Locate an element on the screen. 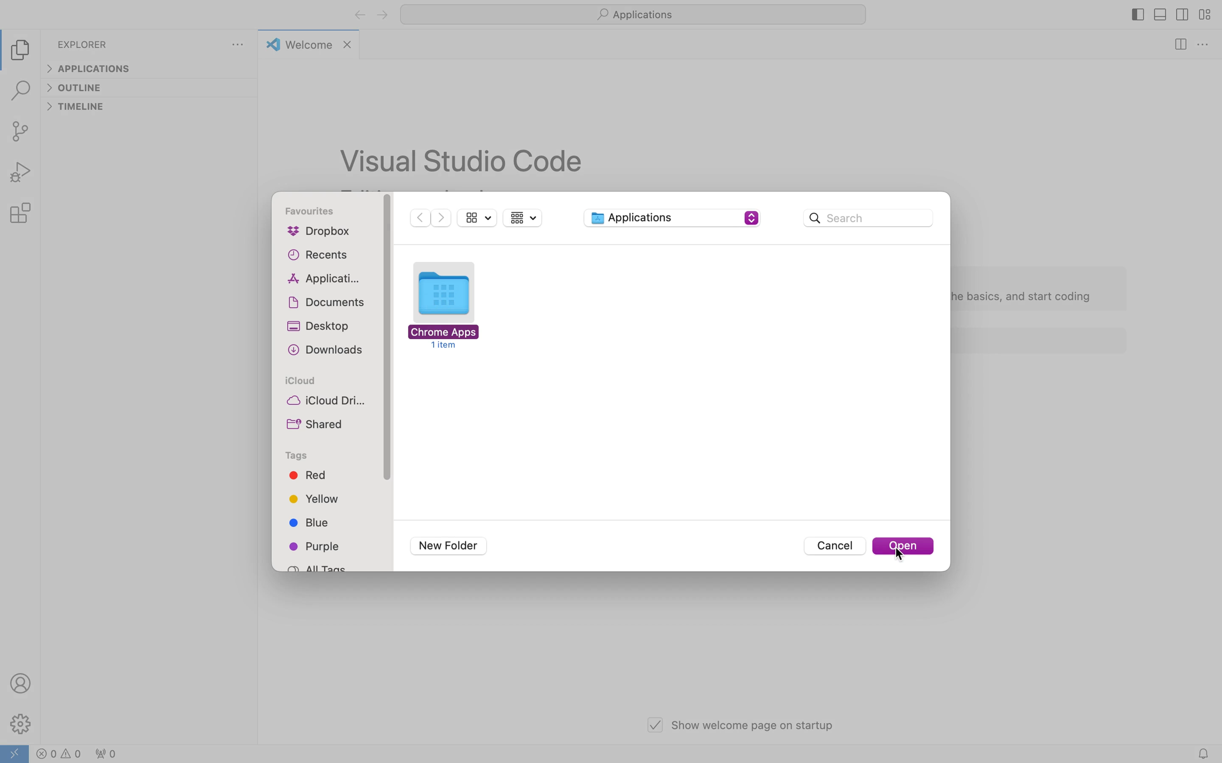 The image size is (1222, 763). all tags is located at coordinates (321, 566).